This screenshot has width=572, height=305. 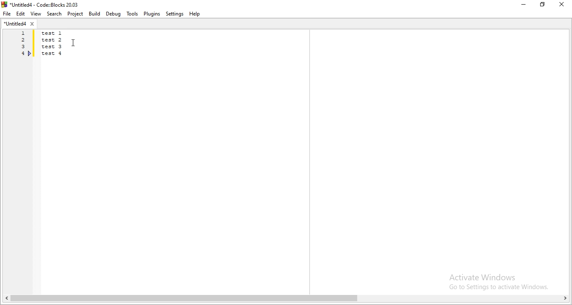 What do you see at coordinates (7, 14) in the screenshot?
I see `File` at bounding box center [7, 14].